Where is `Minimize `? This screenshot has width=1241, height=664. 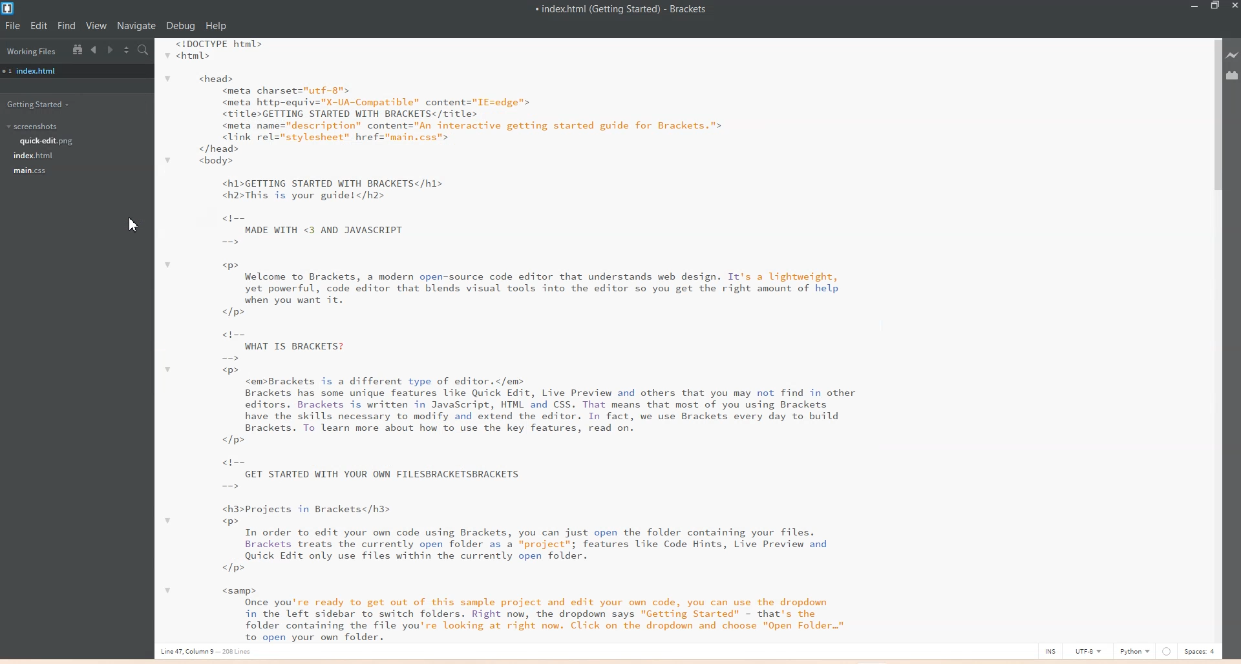
Minimize  is located at coordinates (1195, 7).